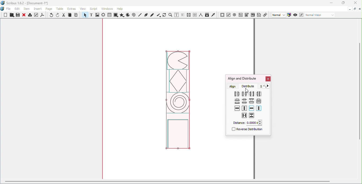 The height and width of the screenshot is (184, 362). I want to click on Copy, so click(70, 15).